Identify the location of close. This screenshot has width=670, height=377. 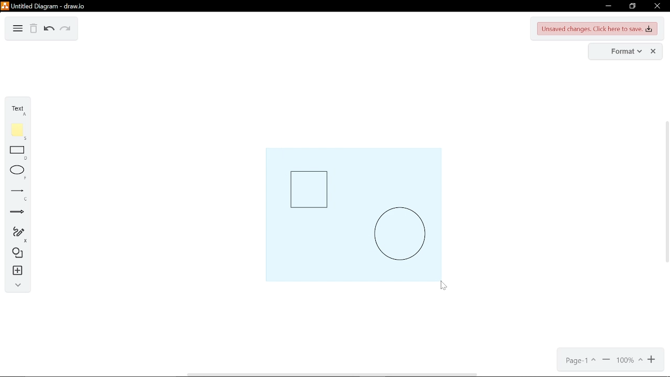
(657, 6).